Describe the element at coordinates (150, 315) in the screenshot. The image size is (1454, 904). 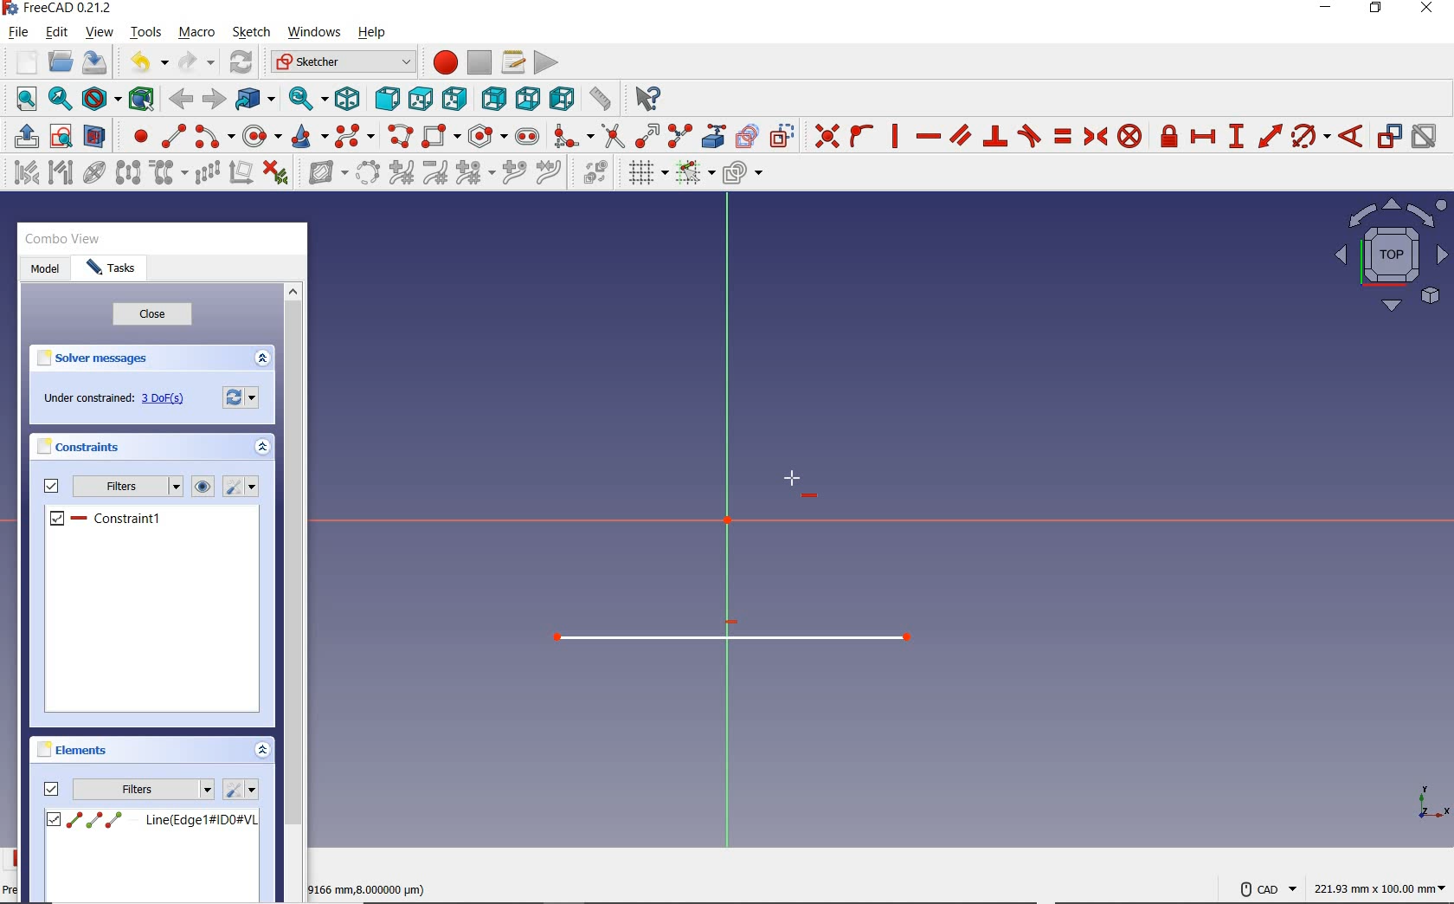
I see `CLOSE` at that location.